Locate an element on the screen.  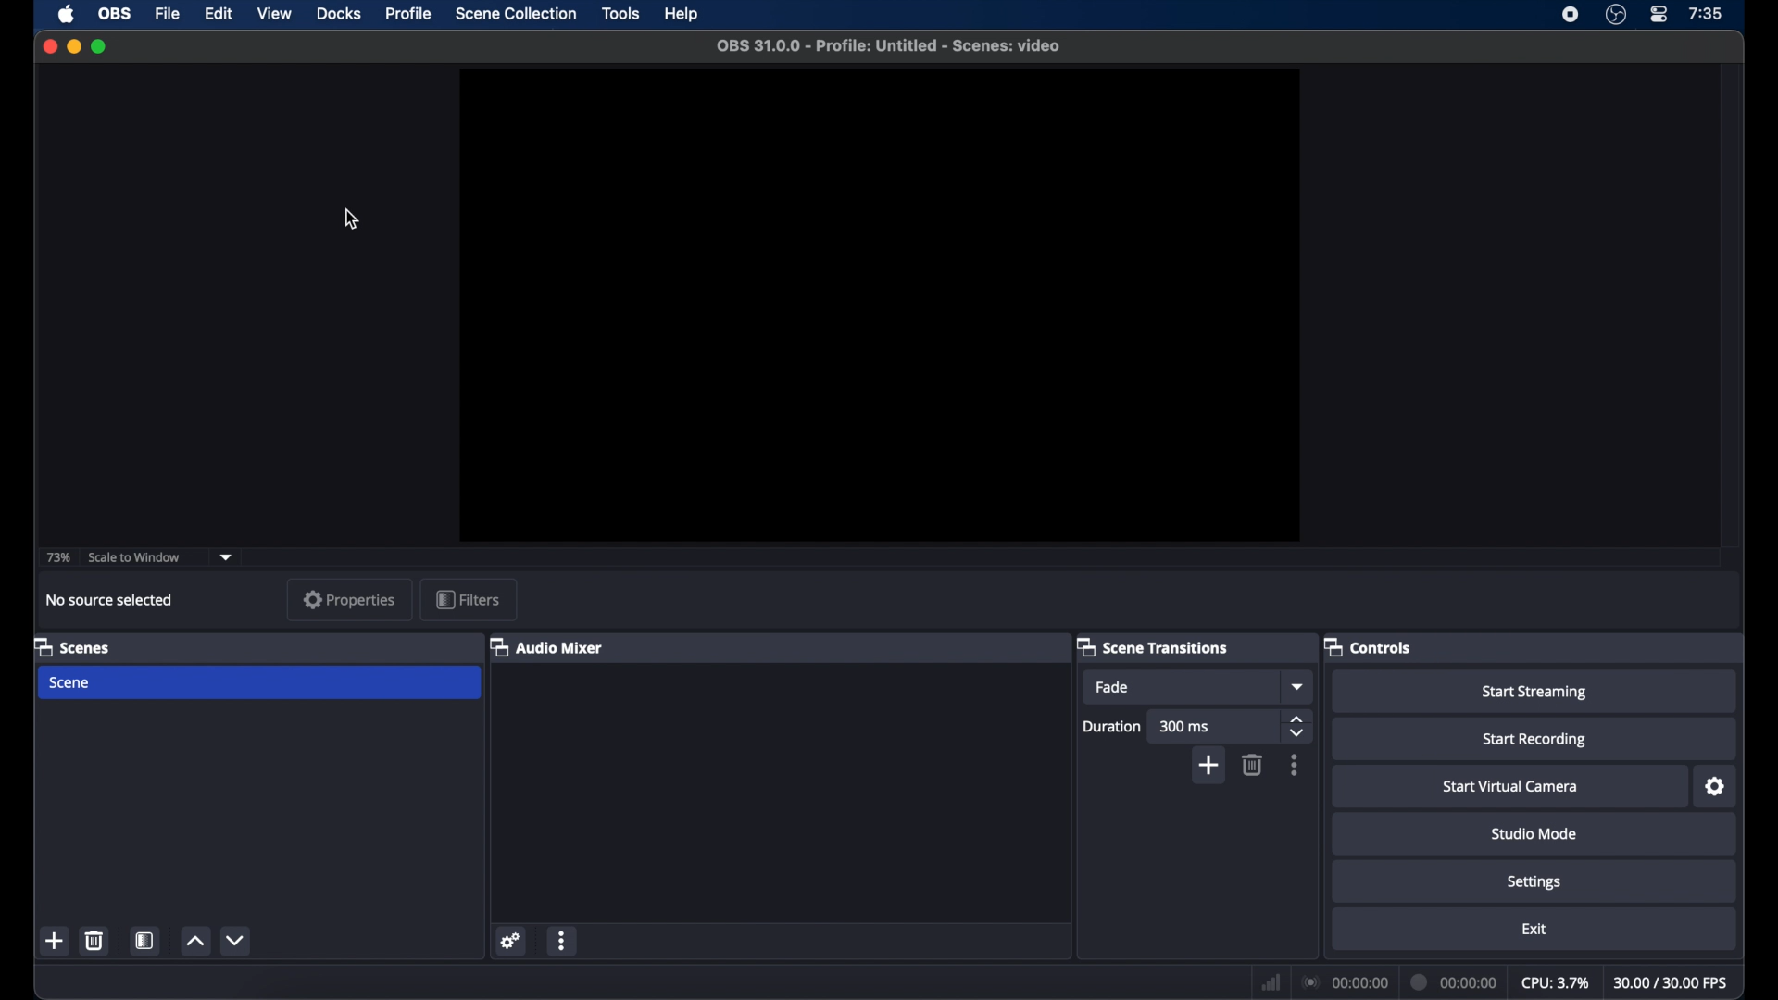
decrement is located at coordinates (237, 943).